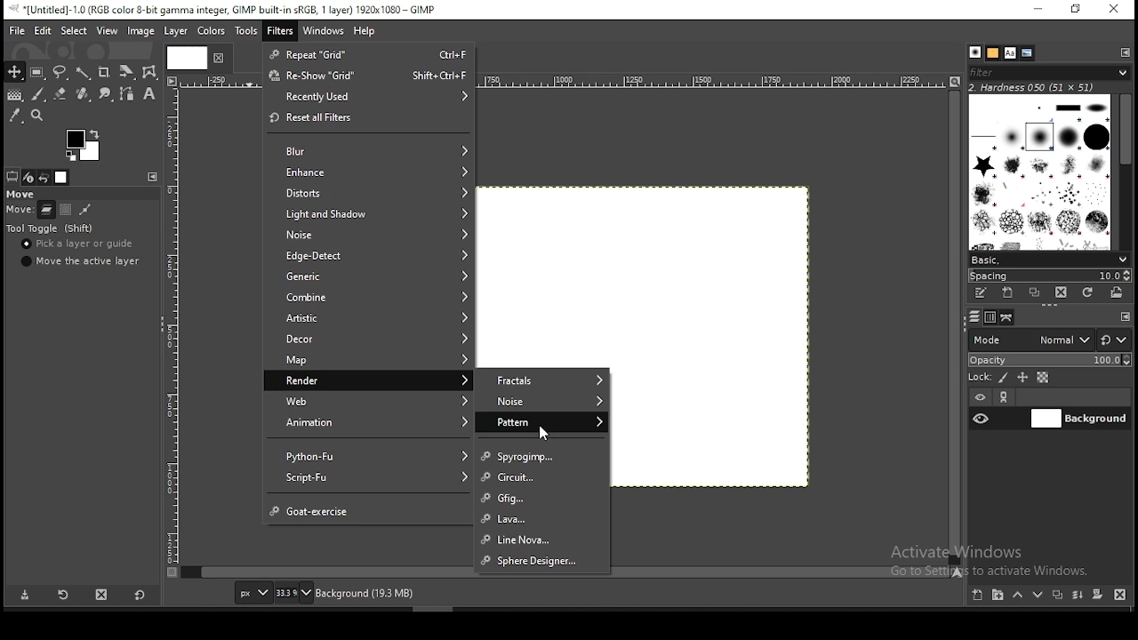  I want to click on enhance, so click(368, 171).